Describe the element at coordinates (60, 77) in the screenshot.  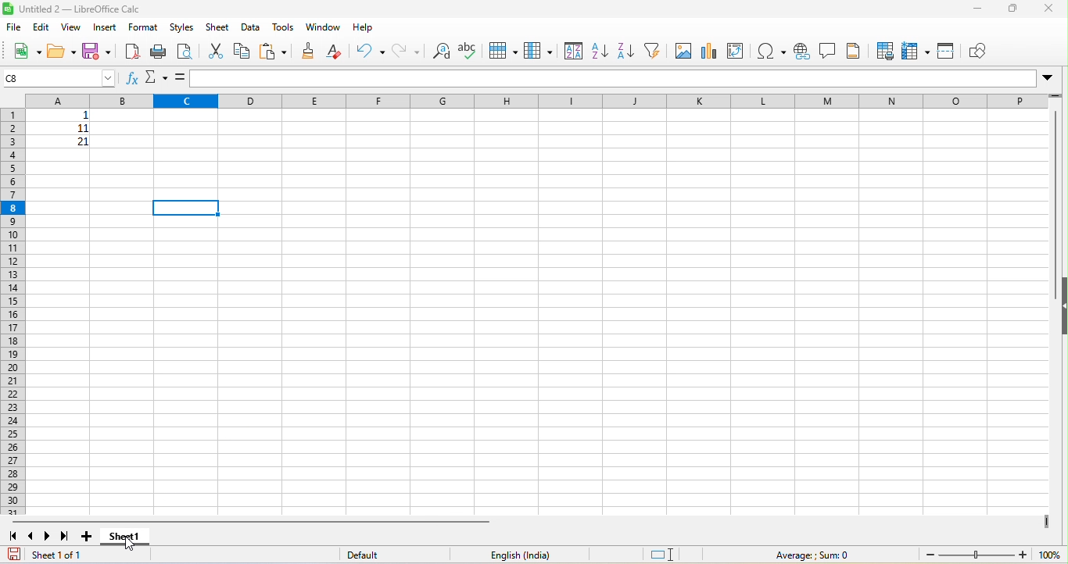
I see `selected cell number` at that location.